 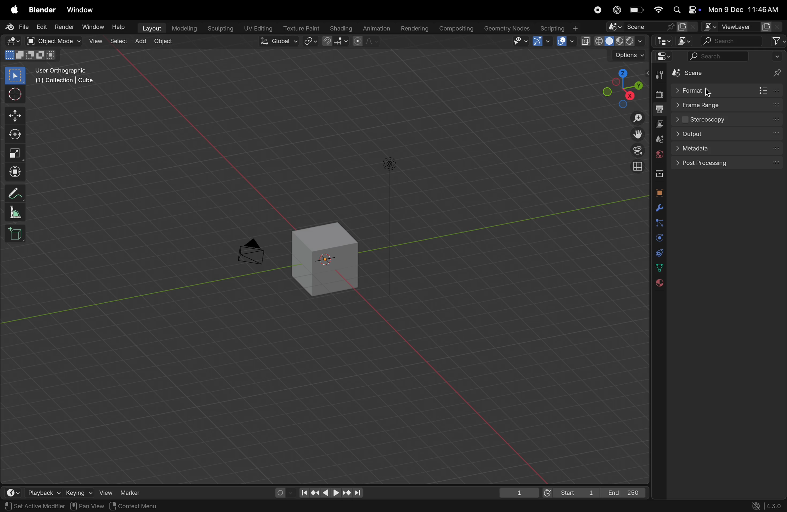 What do you see at coordinates (258, 27) in the screenshot?
I see `Uv editing` at bounding box center [258, 27].